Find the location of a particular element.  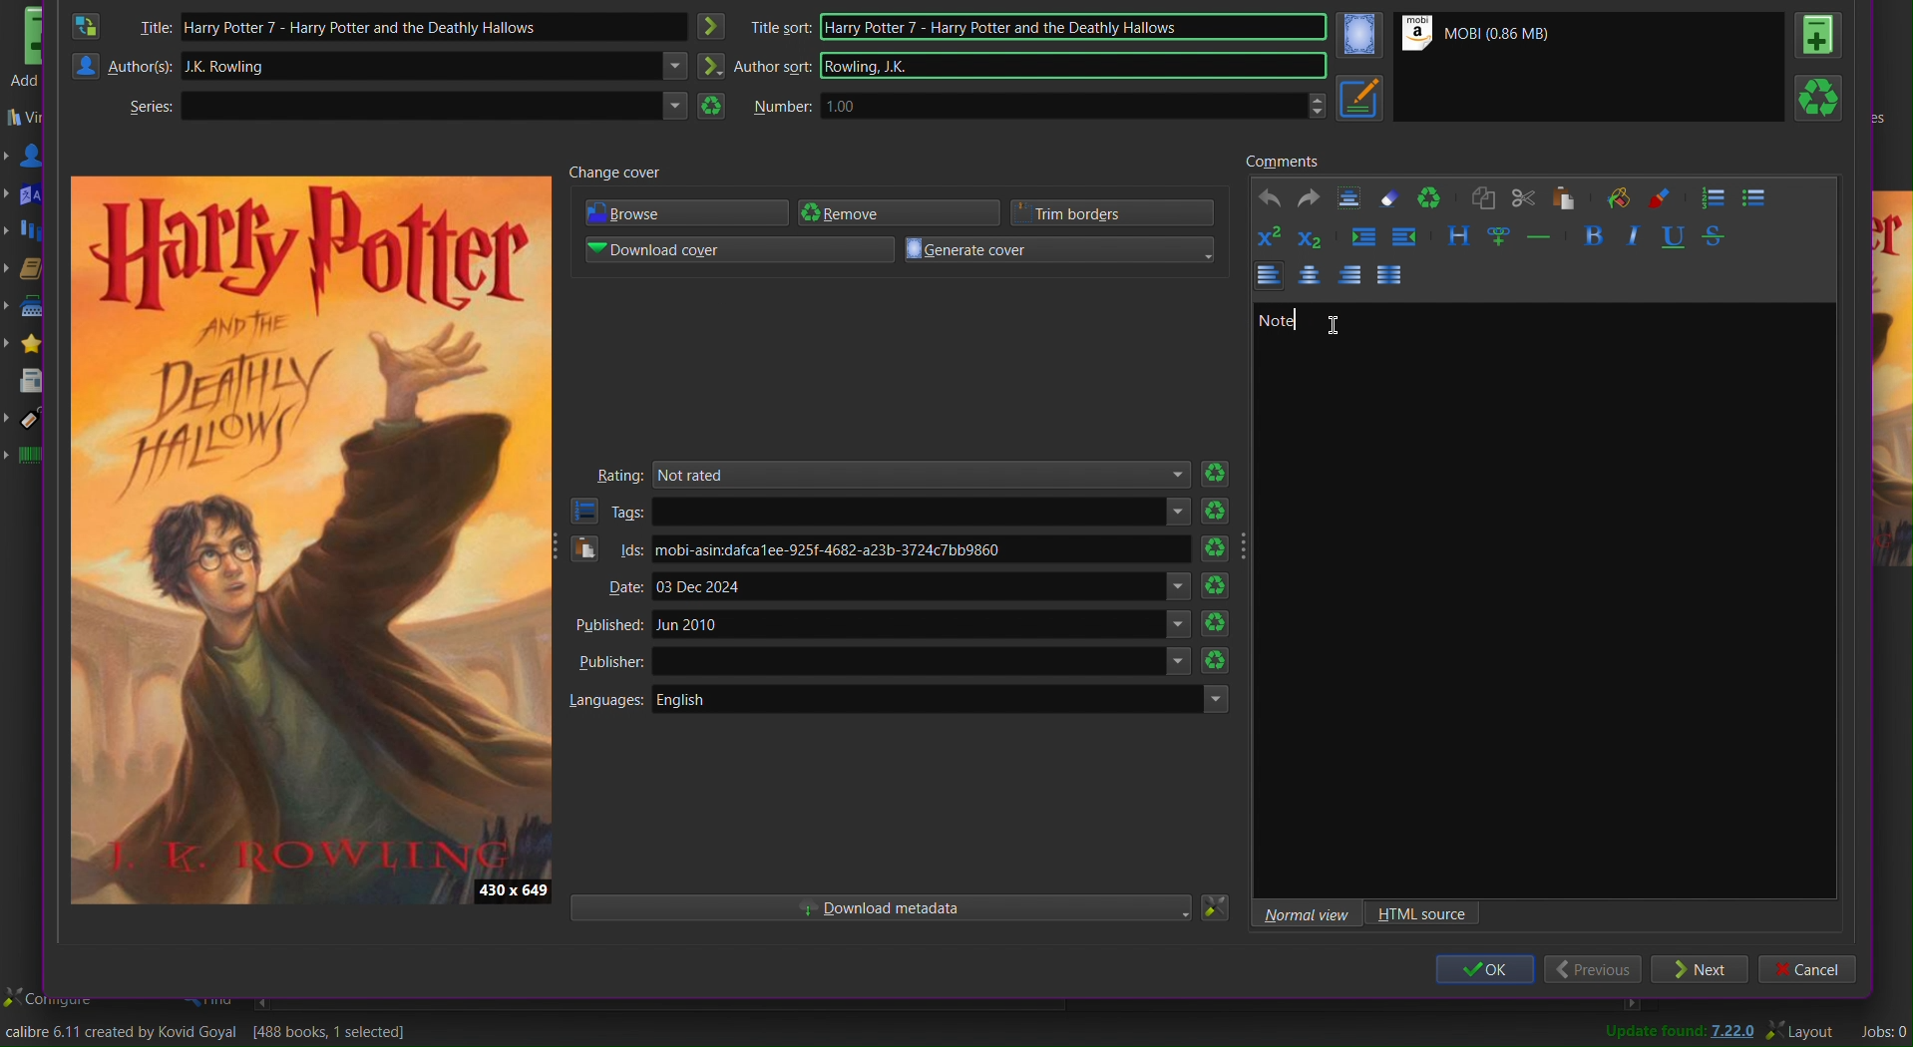

Generate cover is located at coordinates (1061, 249).